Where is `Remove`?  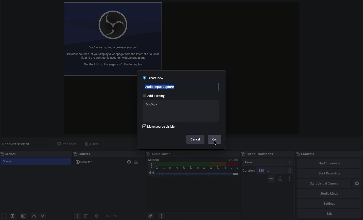 Remove is located at coordinates (280, 179).